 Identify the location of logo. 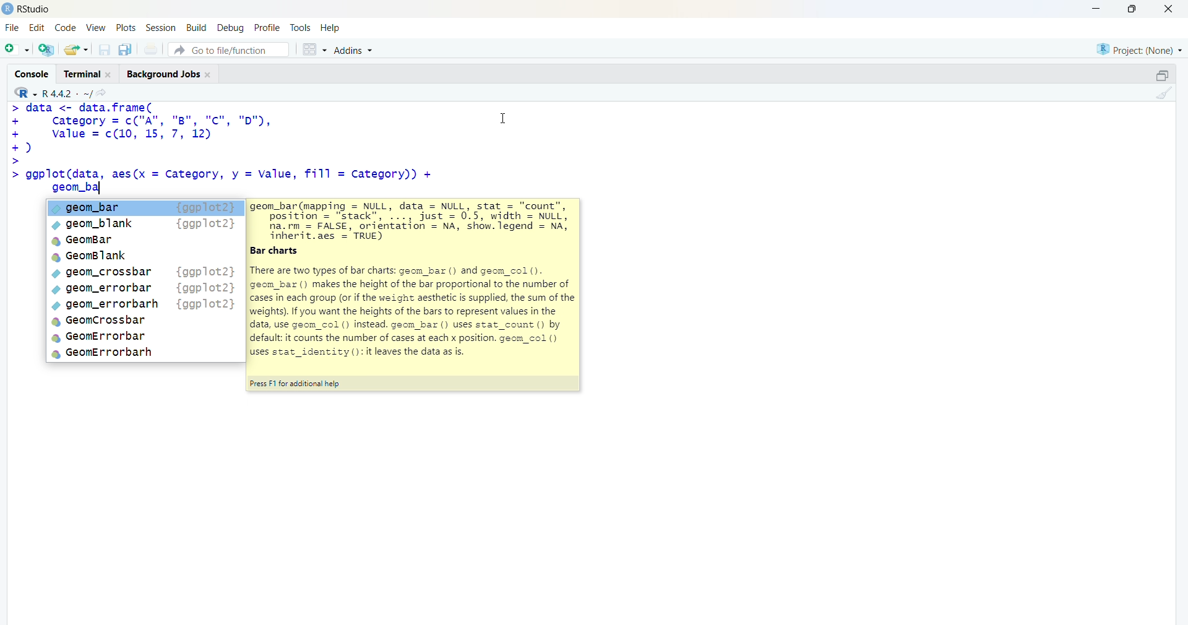
(8, 9).